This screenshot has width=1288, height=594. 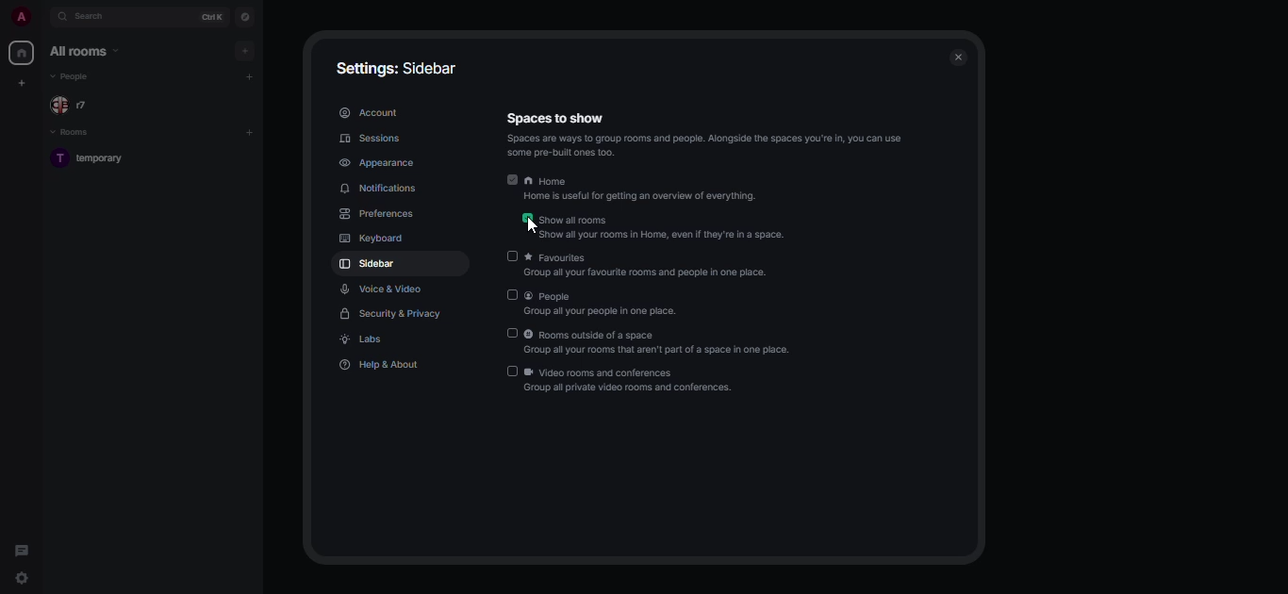 I want to click on add, so click(x=247, y=50).